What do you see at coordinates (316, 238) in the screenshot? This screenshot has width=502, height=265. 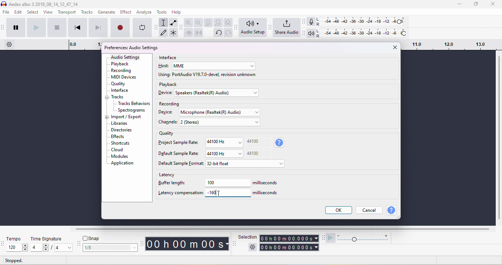 I see `select time parameter` at bounding box center [316, 238].